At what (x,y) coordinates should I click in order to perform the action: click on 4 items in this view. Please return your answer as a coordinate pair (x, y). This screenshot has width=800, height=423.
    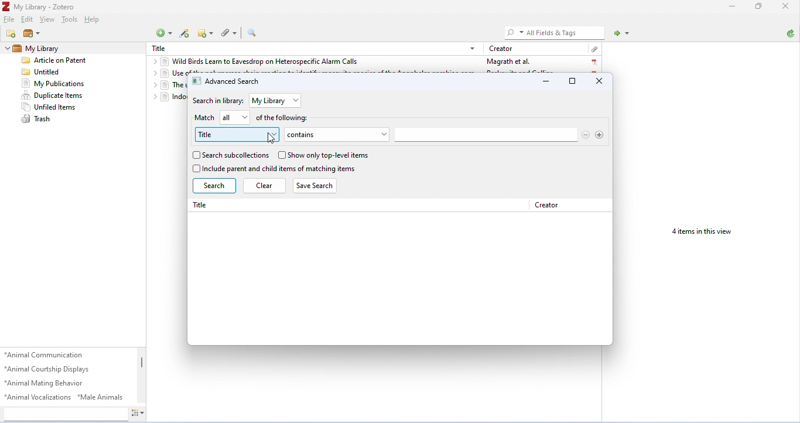
    Looking at the image, I should click on (700, 233).